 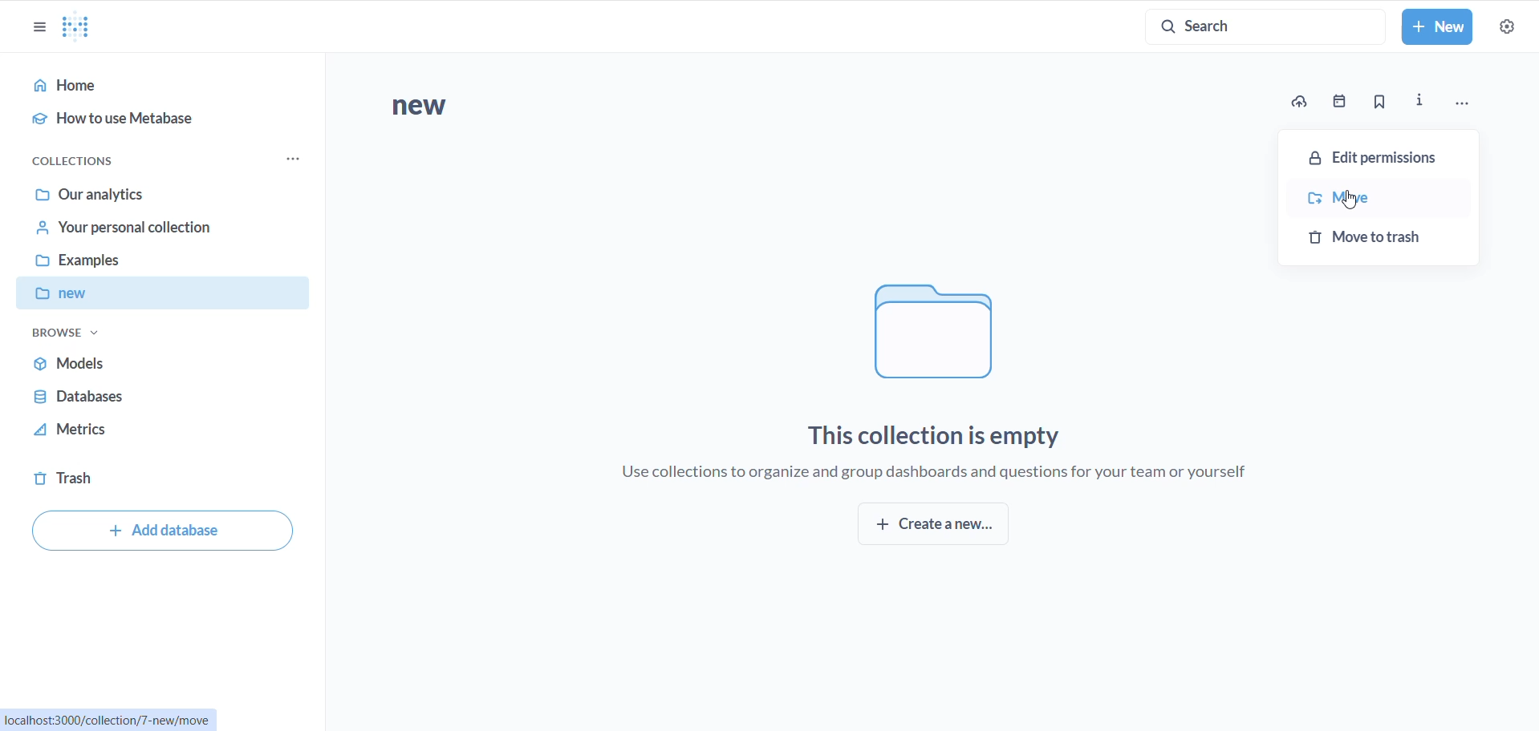 What do you see at coordinates (160, 533) in the screenshot?
I see `add database` at bounding box center [160, 533].